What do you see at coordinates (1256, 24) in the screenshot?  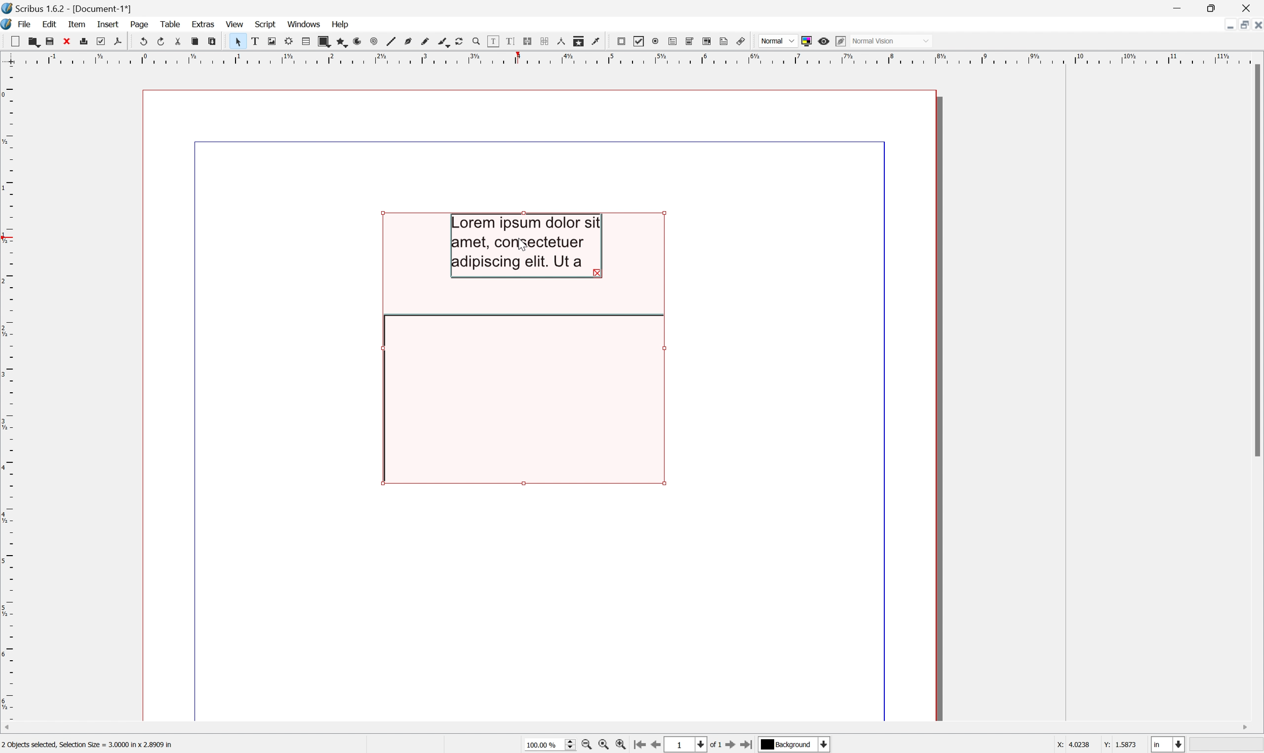 I see `Close` at bounding box center [1256, 24].